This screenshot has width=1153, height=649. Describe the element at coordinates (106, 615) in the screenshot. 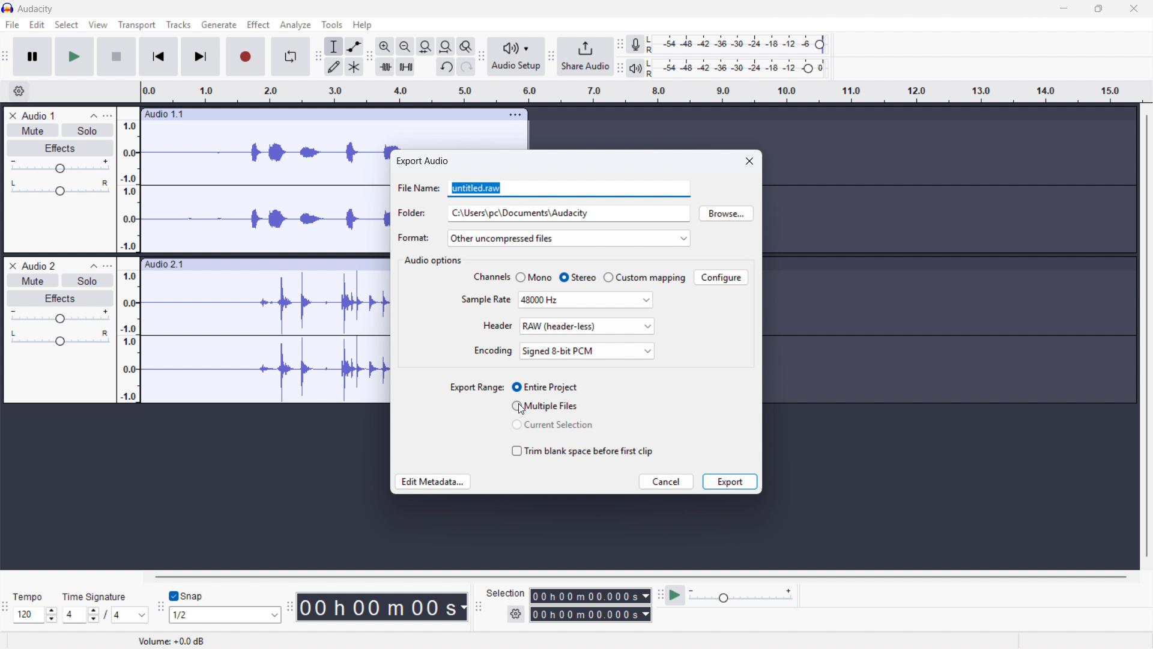

I see `Set time signature ` at that location.